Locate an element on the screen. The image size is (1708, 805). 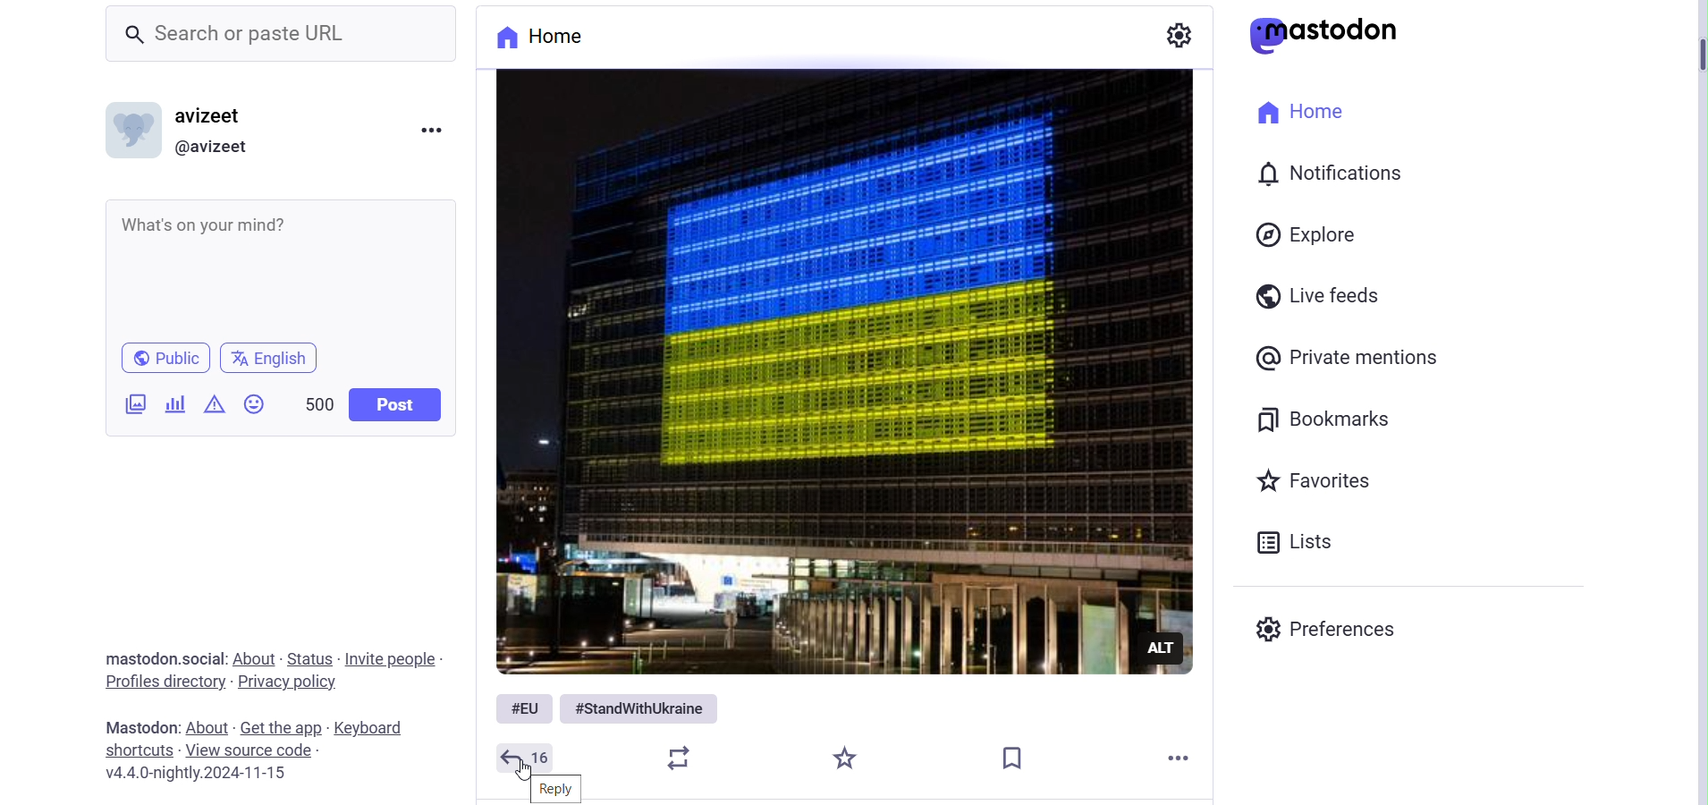
About is located at coordinates (210, 728).